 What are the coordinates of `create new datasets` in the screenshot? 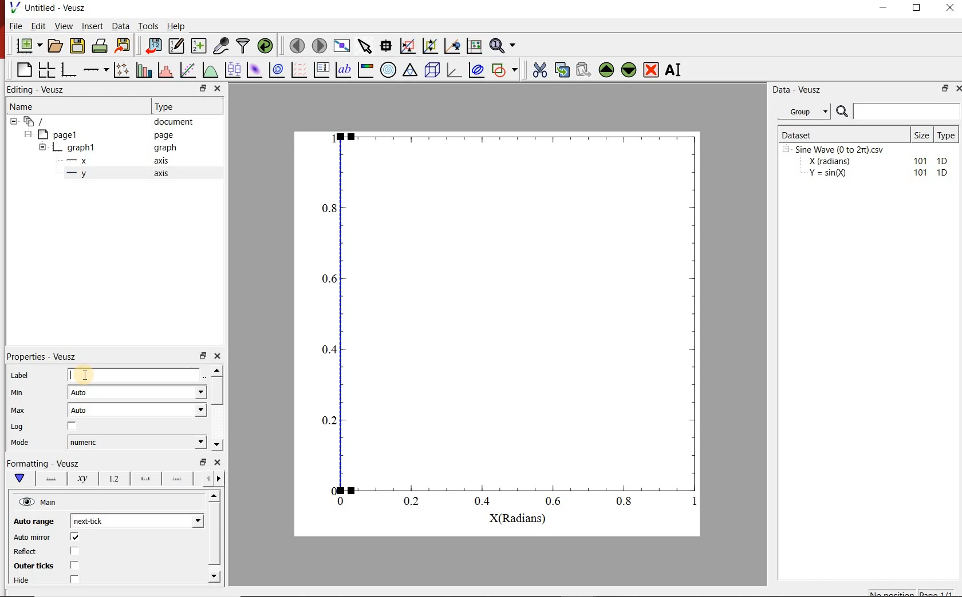 It's located at (199, 46).